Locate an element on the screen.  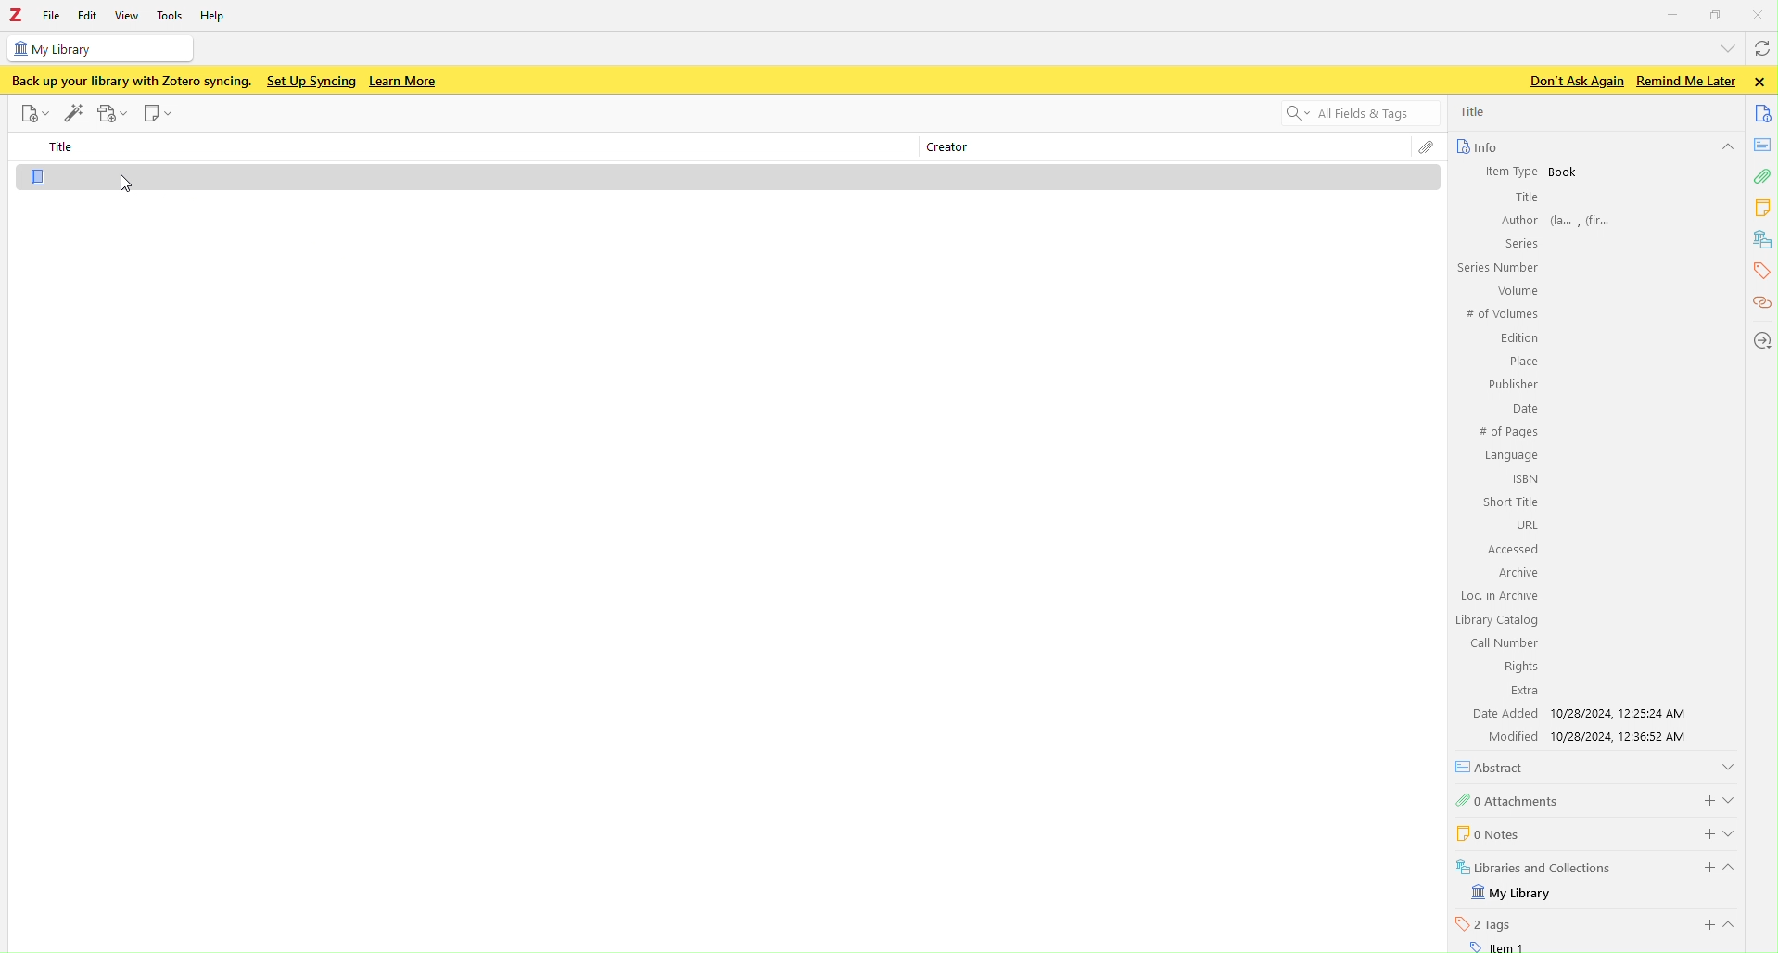
File is located at coordinates (32, 113).